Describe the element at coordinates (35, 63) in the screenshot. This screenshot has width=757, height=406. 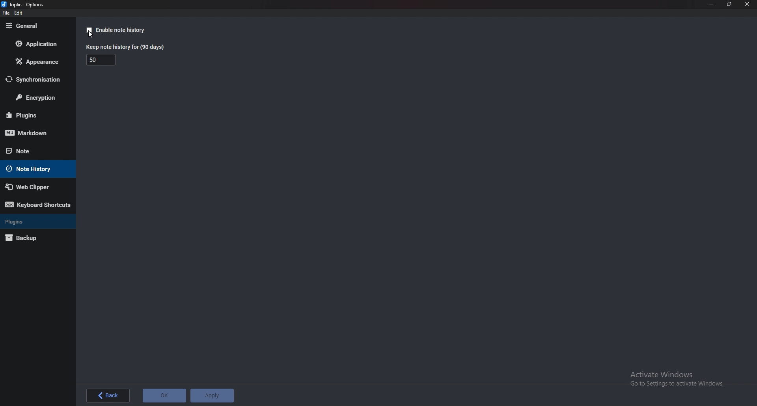
I see `Appearance` at that location.